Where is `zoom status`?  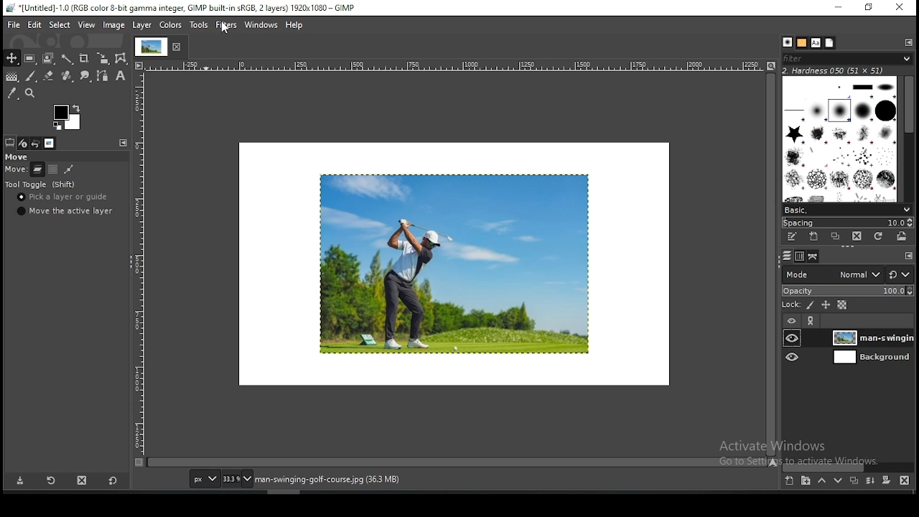 zoom status is located at coordinates (236, 478).